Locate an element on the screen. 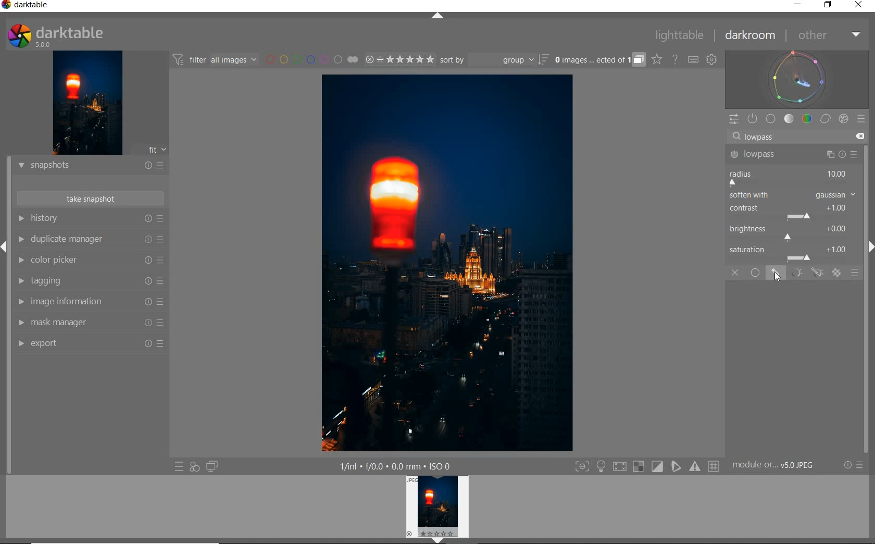 The image size is (875, 544). MODULE...v5.0 JPEG is located at coordinates (784, 466).